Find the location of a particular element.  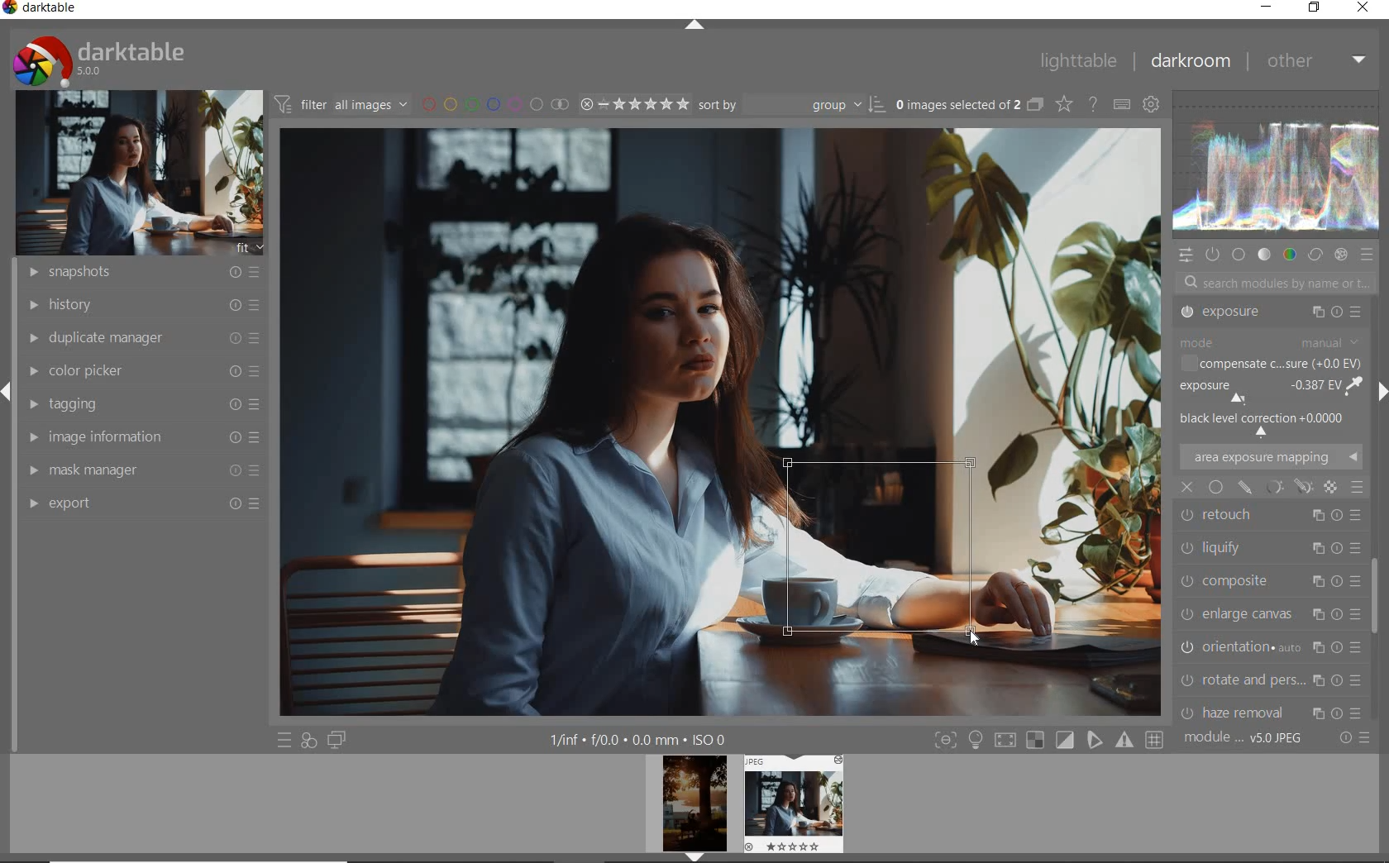

DISPLAY A SECOND DARKROOM IMAGE WINDOW is located at coordinates (337, 741).